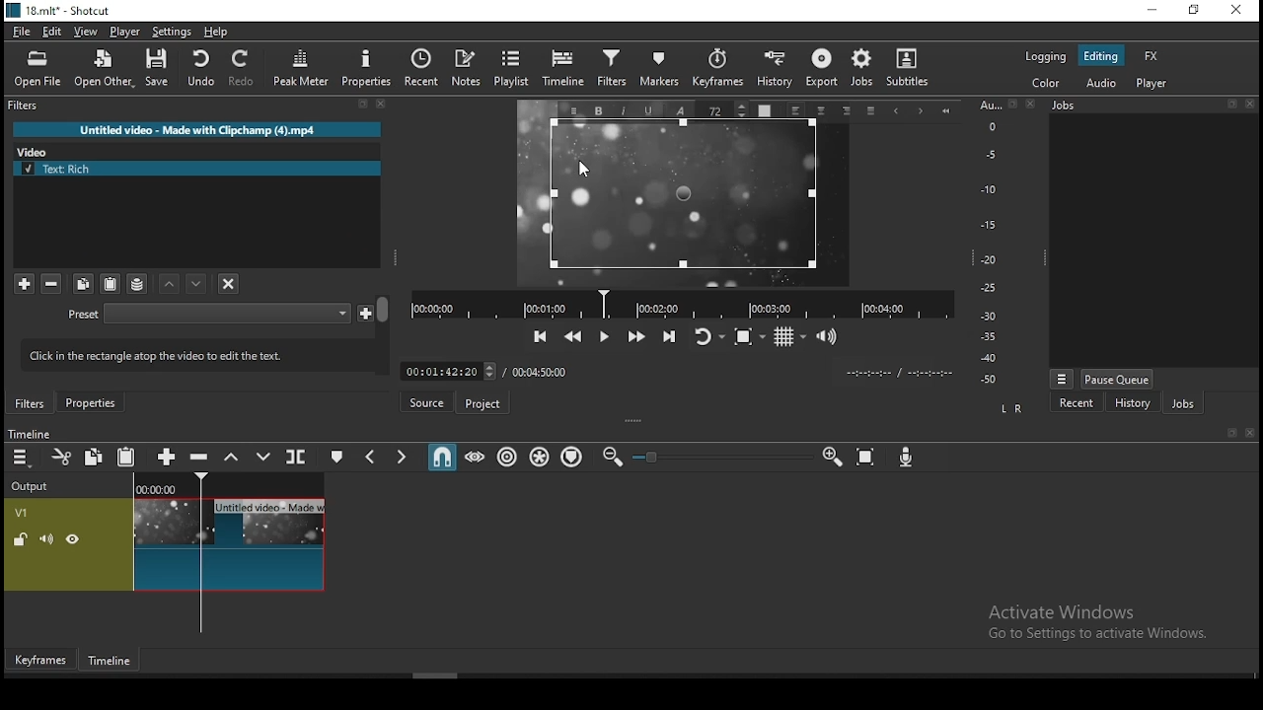 The image size is (1263, 710). What do you see at coordinates (198, 283) in the screenshot?
I see `move filter up` at bounding box center [198, 283].